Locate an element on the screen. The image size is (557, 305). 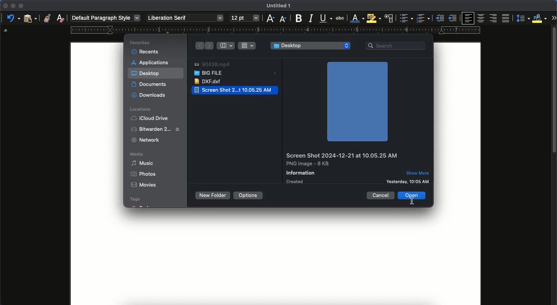
downloads  is located at coordinates (149, 95).